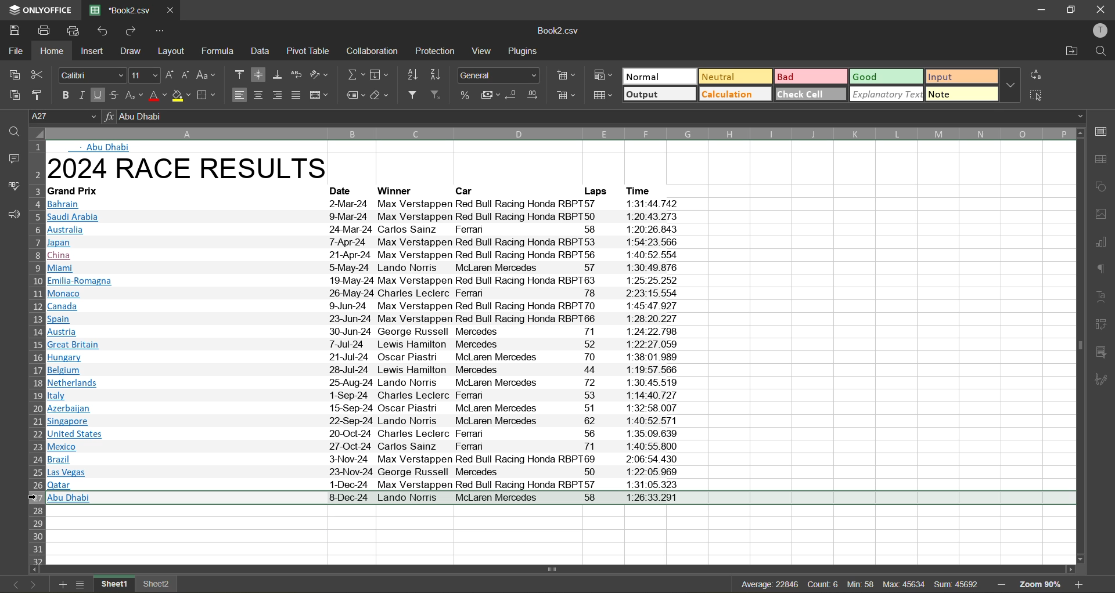 The image size is (1115, 593). I want to click on paragraph, so click(1102, 272).